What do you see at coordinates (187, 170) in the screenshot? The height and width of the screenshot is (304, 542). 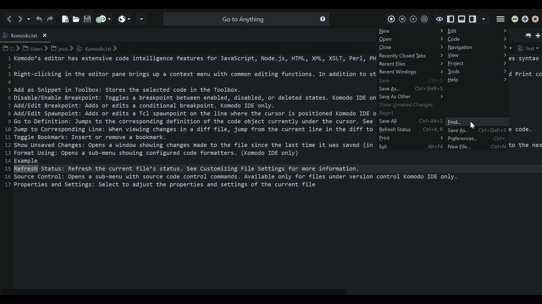 I see `File Entry Pane` at bounding box center [187, 170].